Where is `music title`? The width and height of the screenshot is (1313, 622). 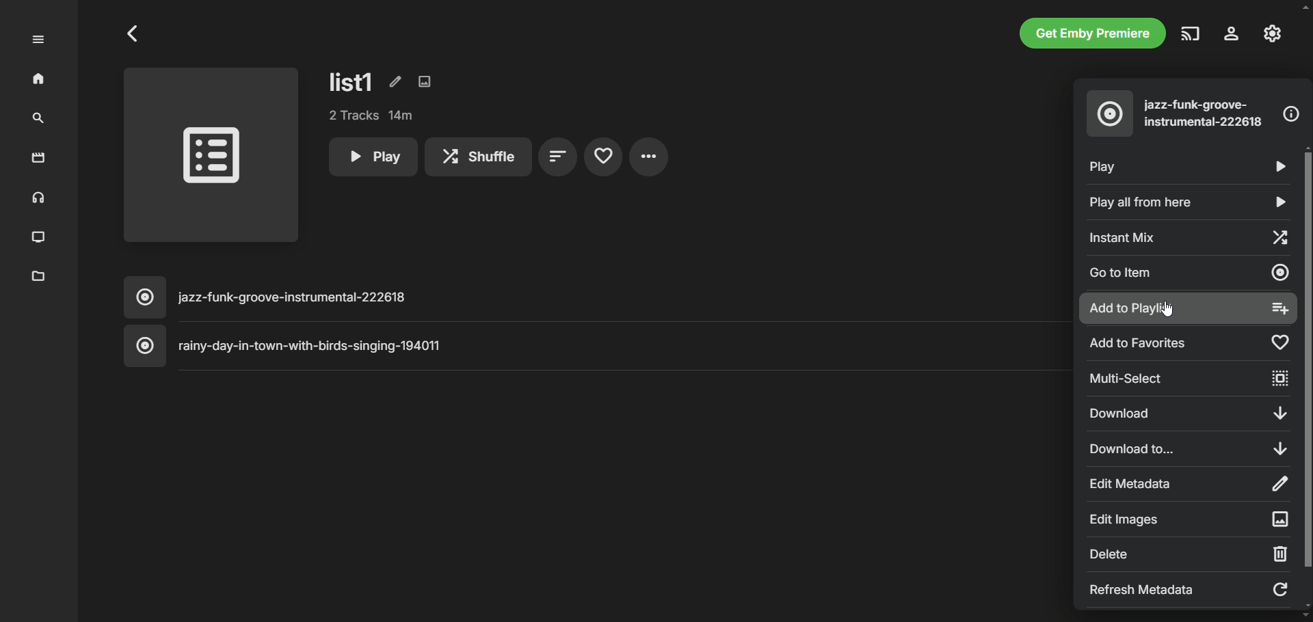
music title is located at coordinates (594, 297).